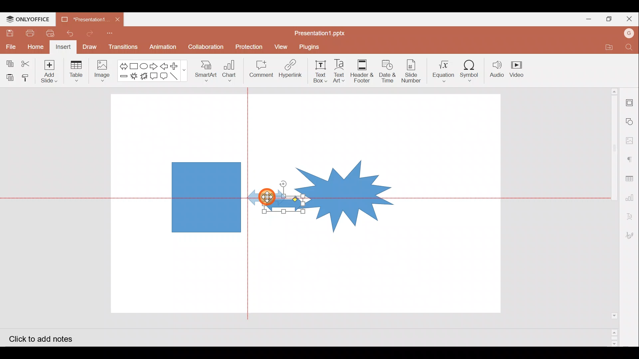  Describe the element at coordinates (279, 47) in the screenshot. I see `View` at that location.